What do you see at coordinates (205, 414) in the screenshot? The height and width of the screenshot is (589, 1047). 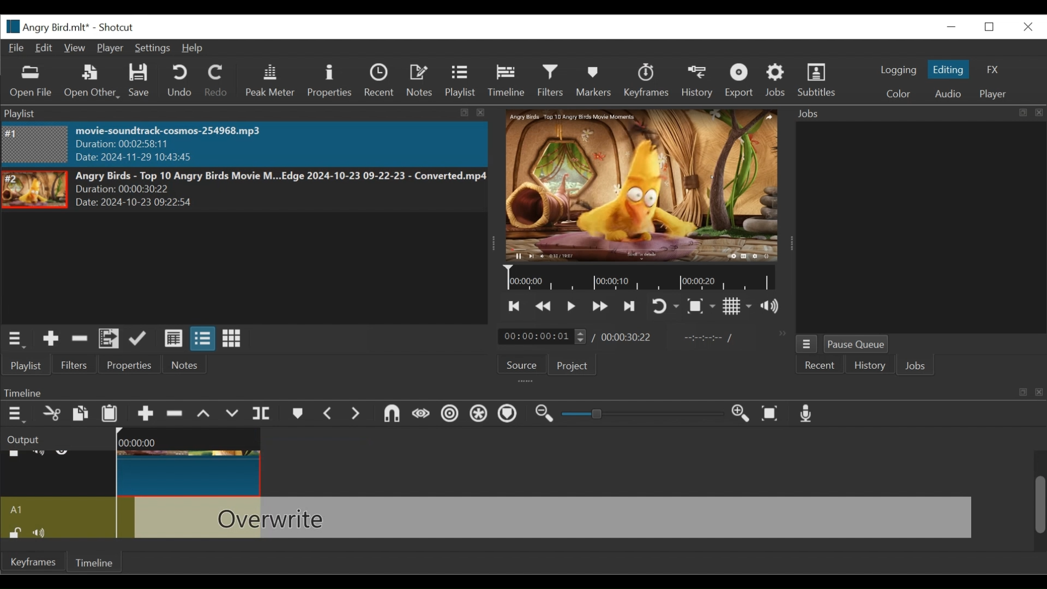 I see `Lift` at bounding box center [205, 414].